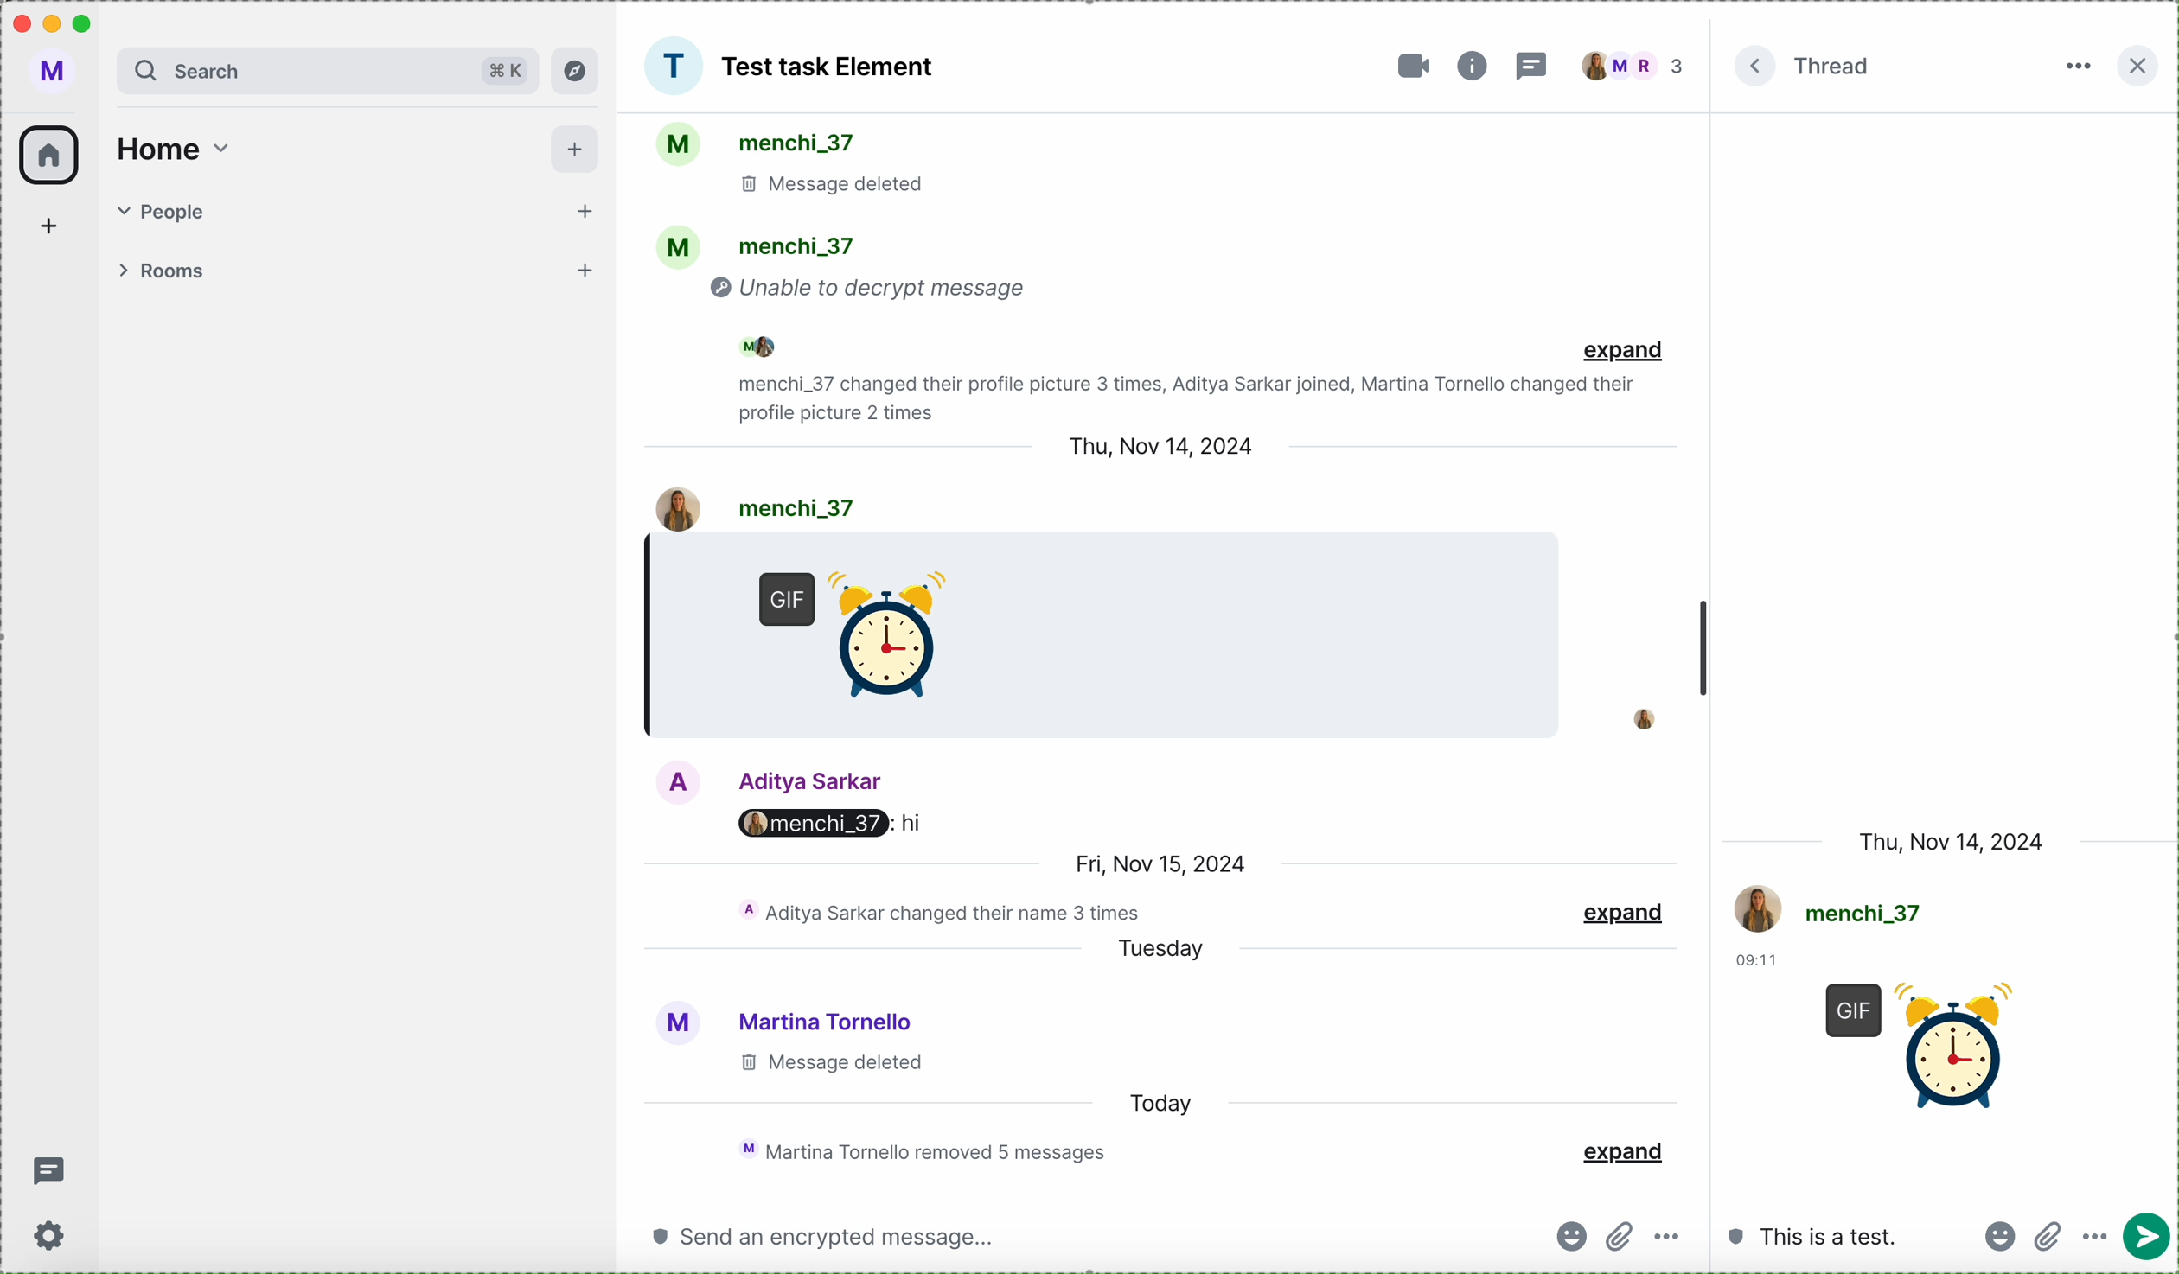 The height and width of the screenshot is (1274, 2179). Describe the element at coordinates (1156, 860) in the screenshot. I see `date` at that location.